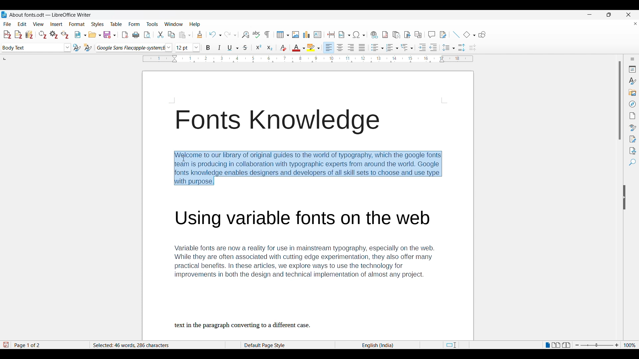 The image size is (639, 359). Describe the element at coordinates (245, 35) in the screenshot. I see `Find and replace` at that location.